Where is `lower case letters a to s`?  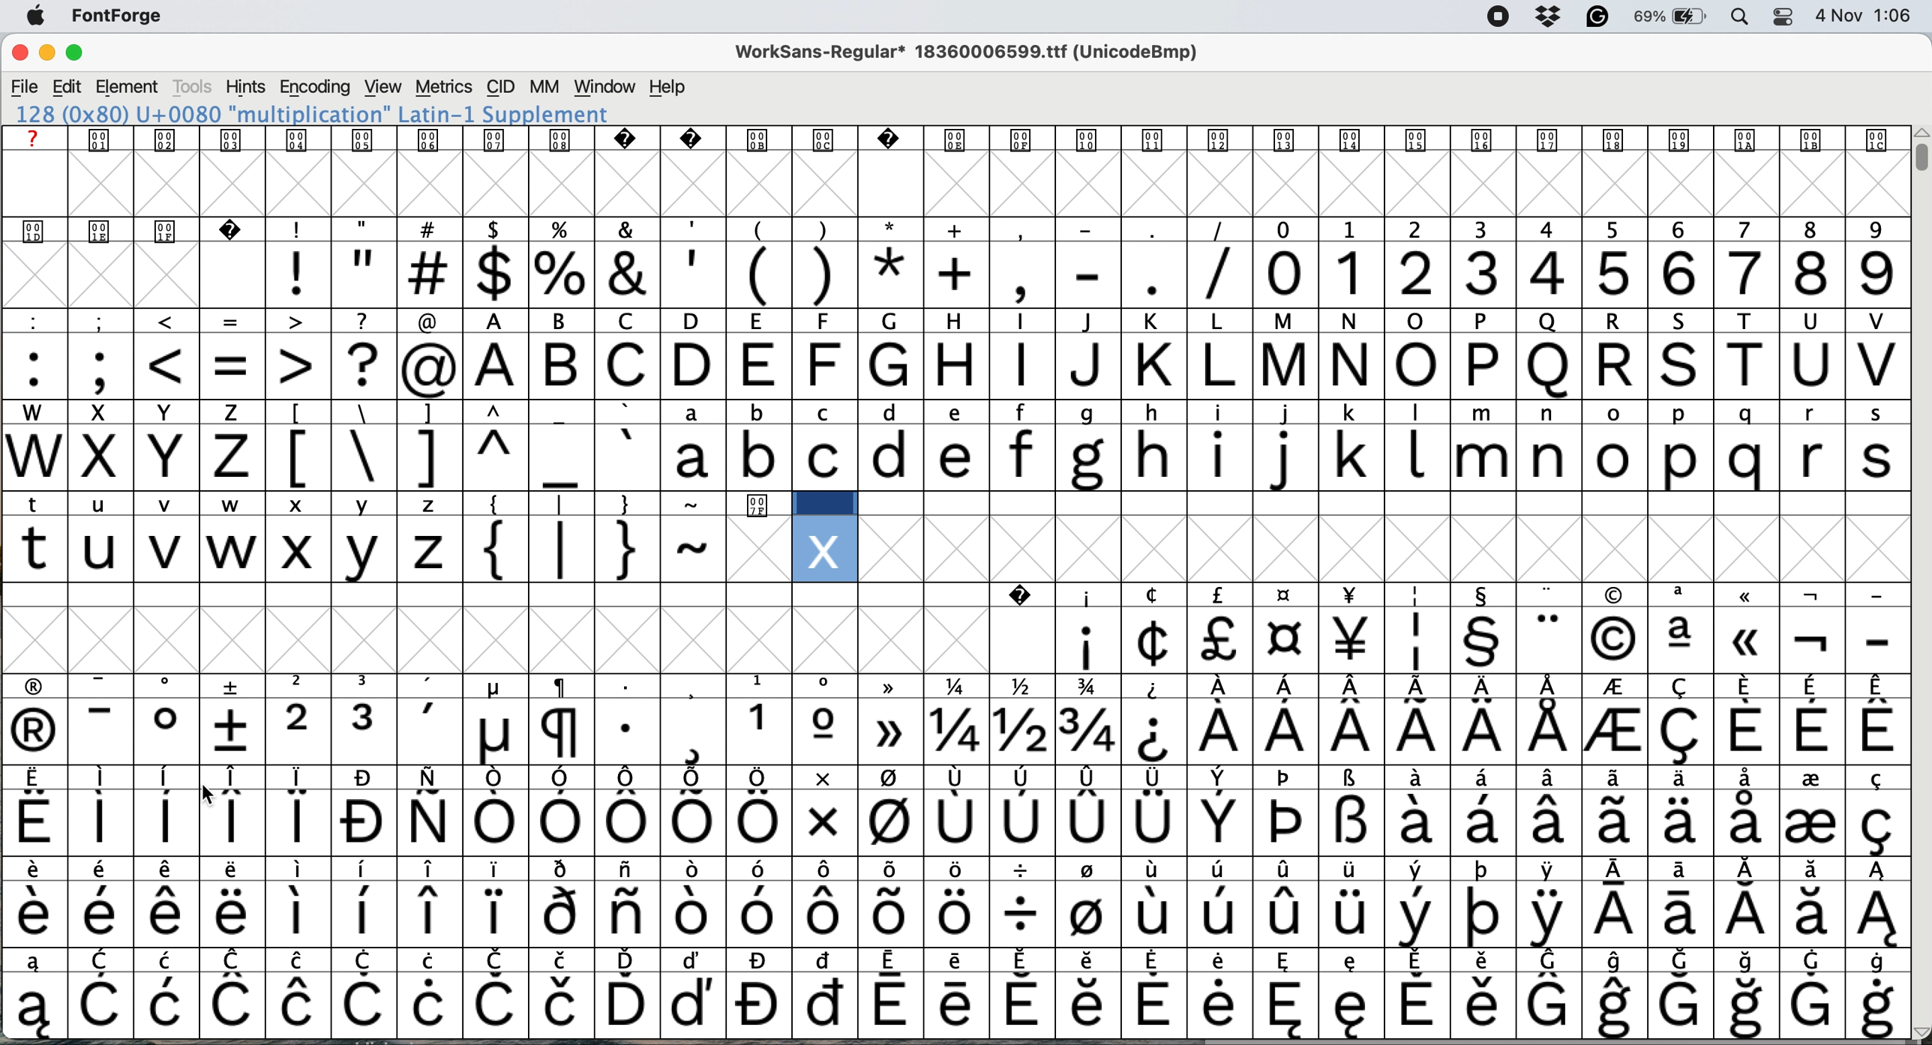
lower case letters a to s is located at coordinates (1279, 457).